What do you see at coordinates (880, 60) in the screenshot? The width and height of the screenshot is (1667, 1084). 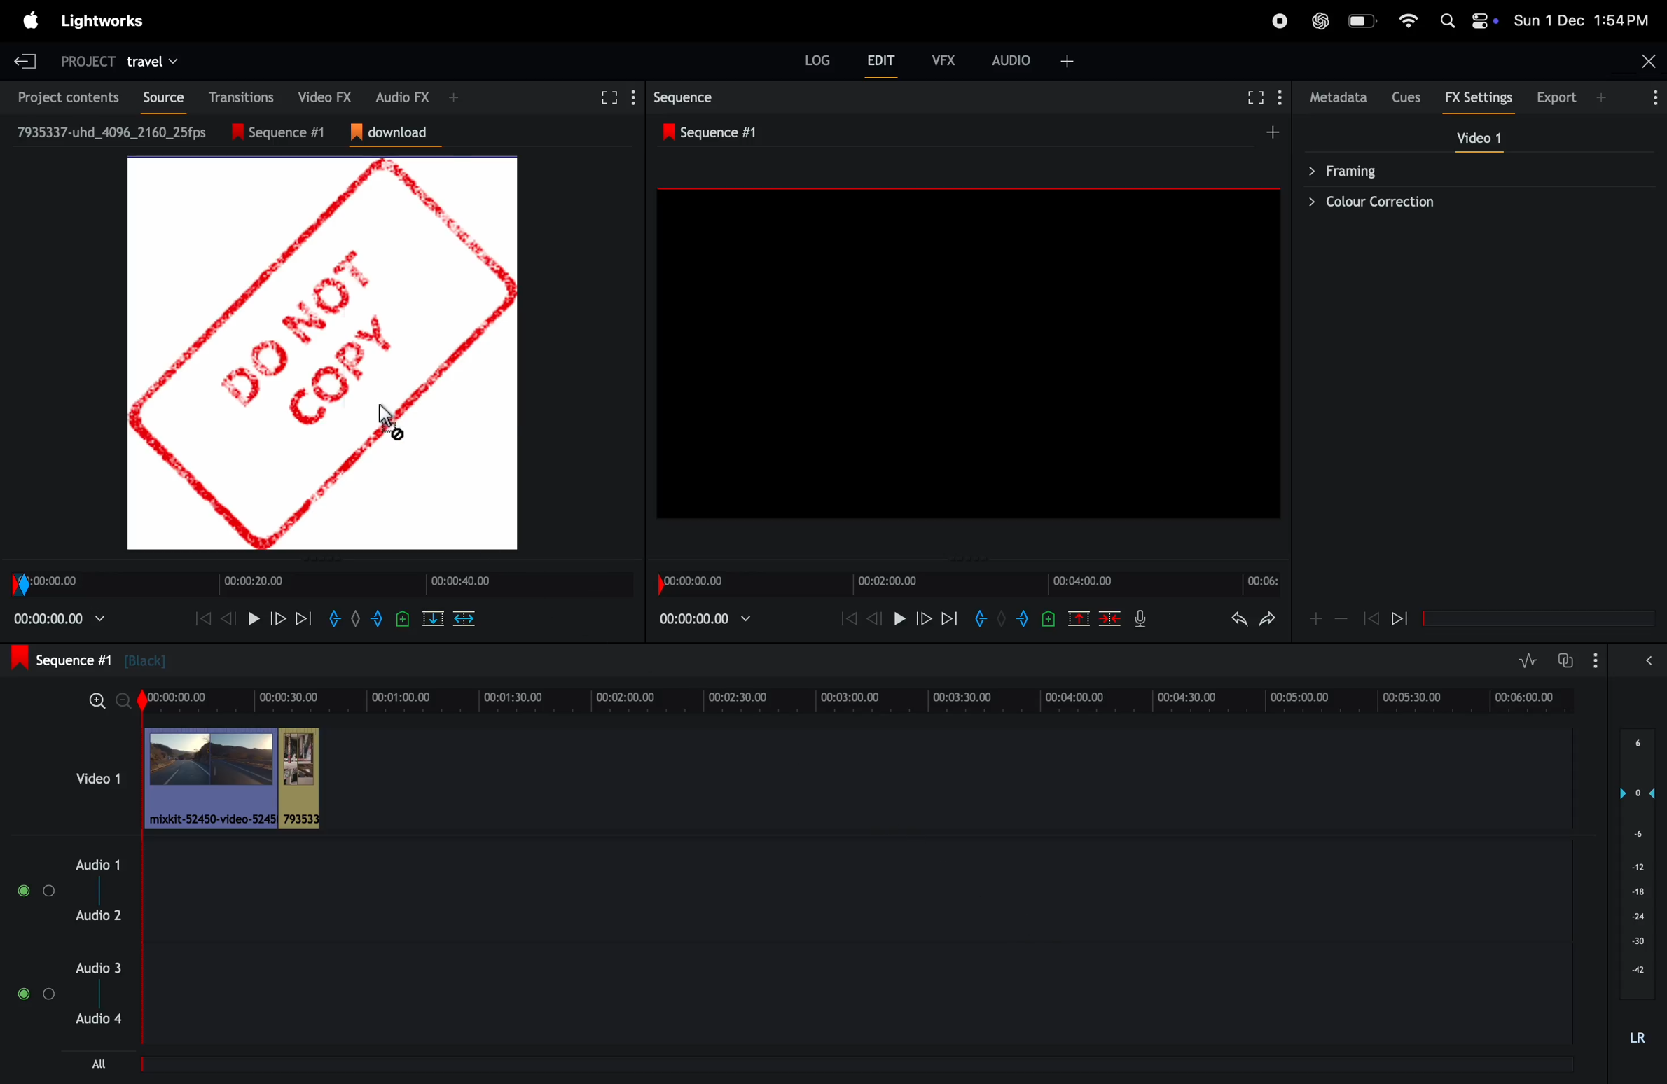 I see `edit` at bounding box center [880, 60].